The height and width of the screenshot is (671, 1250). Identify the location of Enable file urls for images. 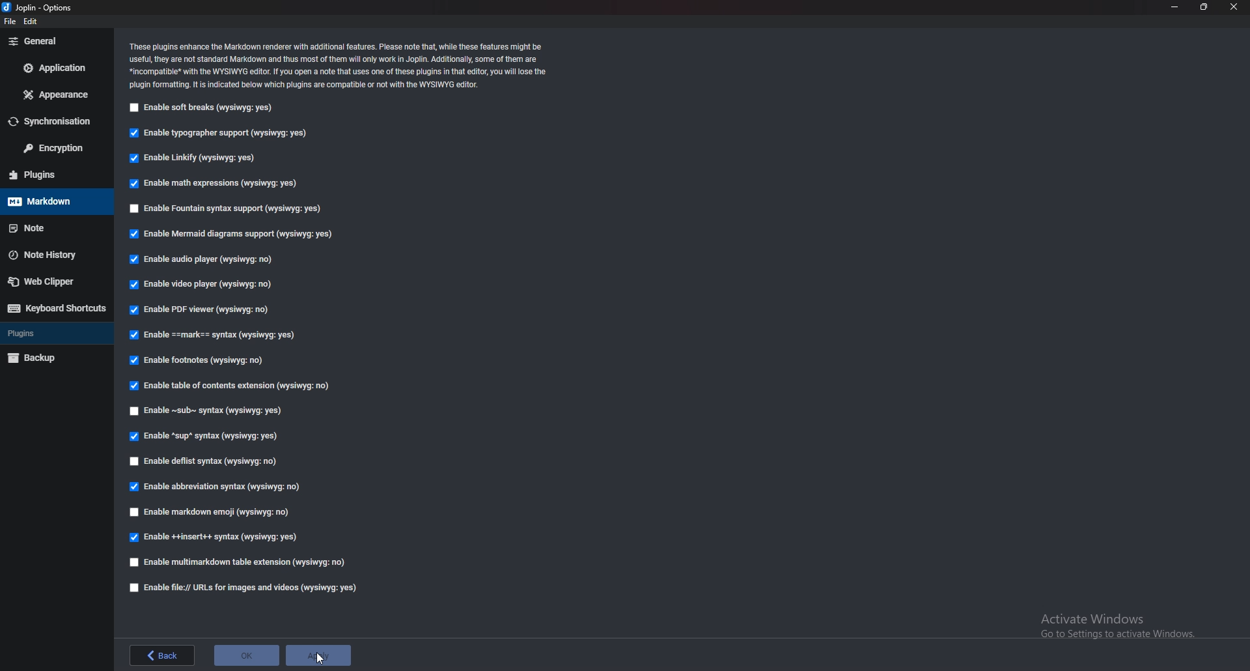
(249, 588).